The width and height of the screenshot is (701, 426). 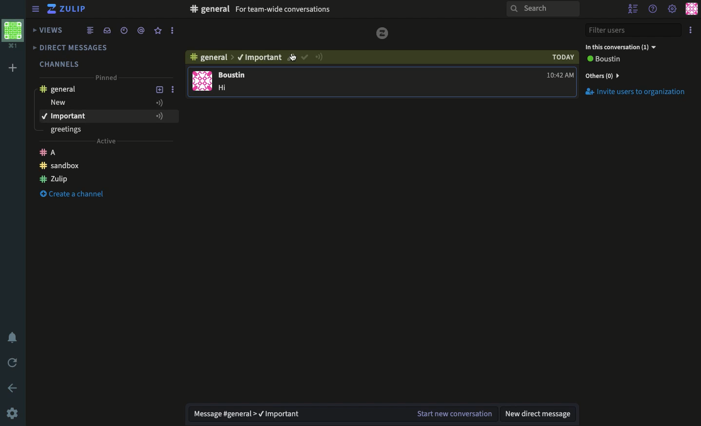 I want to click on More Options, so click(x=176, y=90).